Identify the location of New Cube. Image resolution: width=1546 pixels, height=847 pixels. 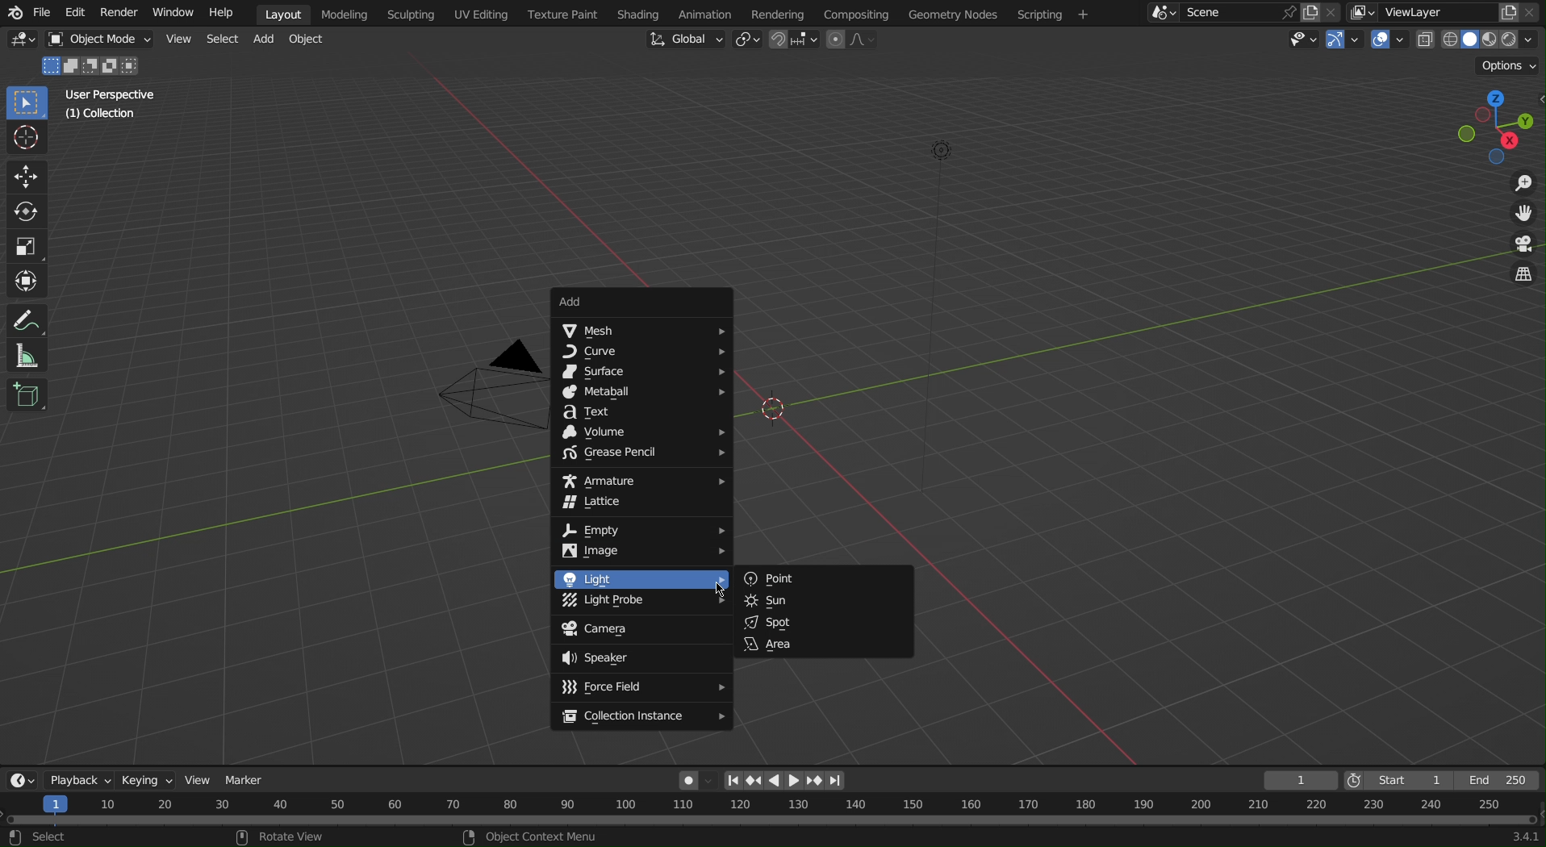
(27, 394).